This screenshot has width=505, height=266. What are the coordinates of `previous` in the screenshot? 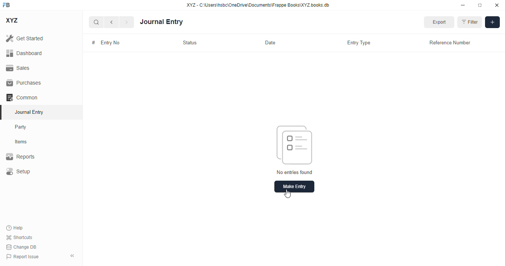 It's located at (111, 22).